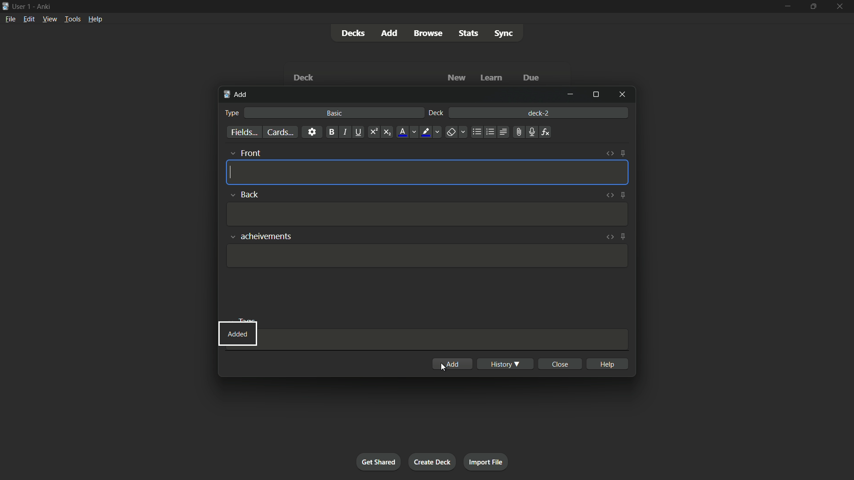 This screenshot has width=854, height=480. What do you see at coordinates (504, 364) in the screenshot?
I see `history` at bounding box center [504, 364].